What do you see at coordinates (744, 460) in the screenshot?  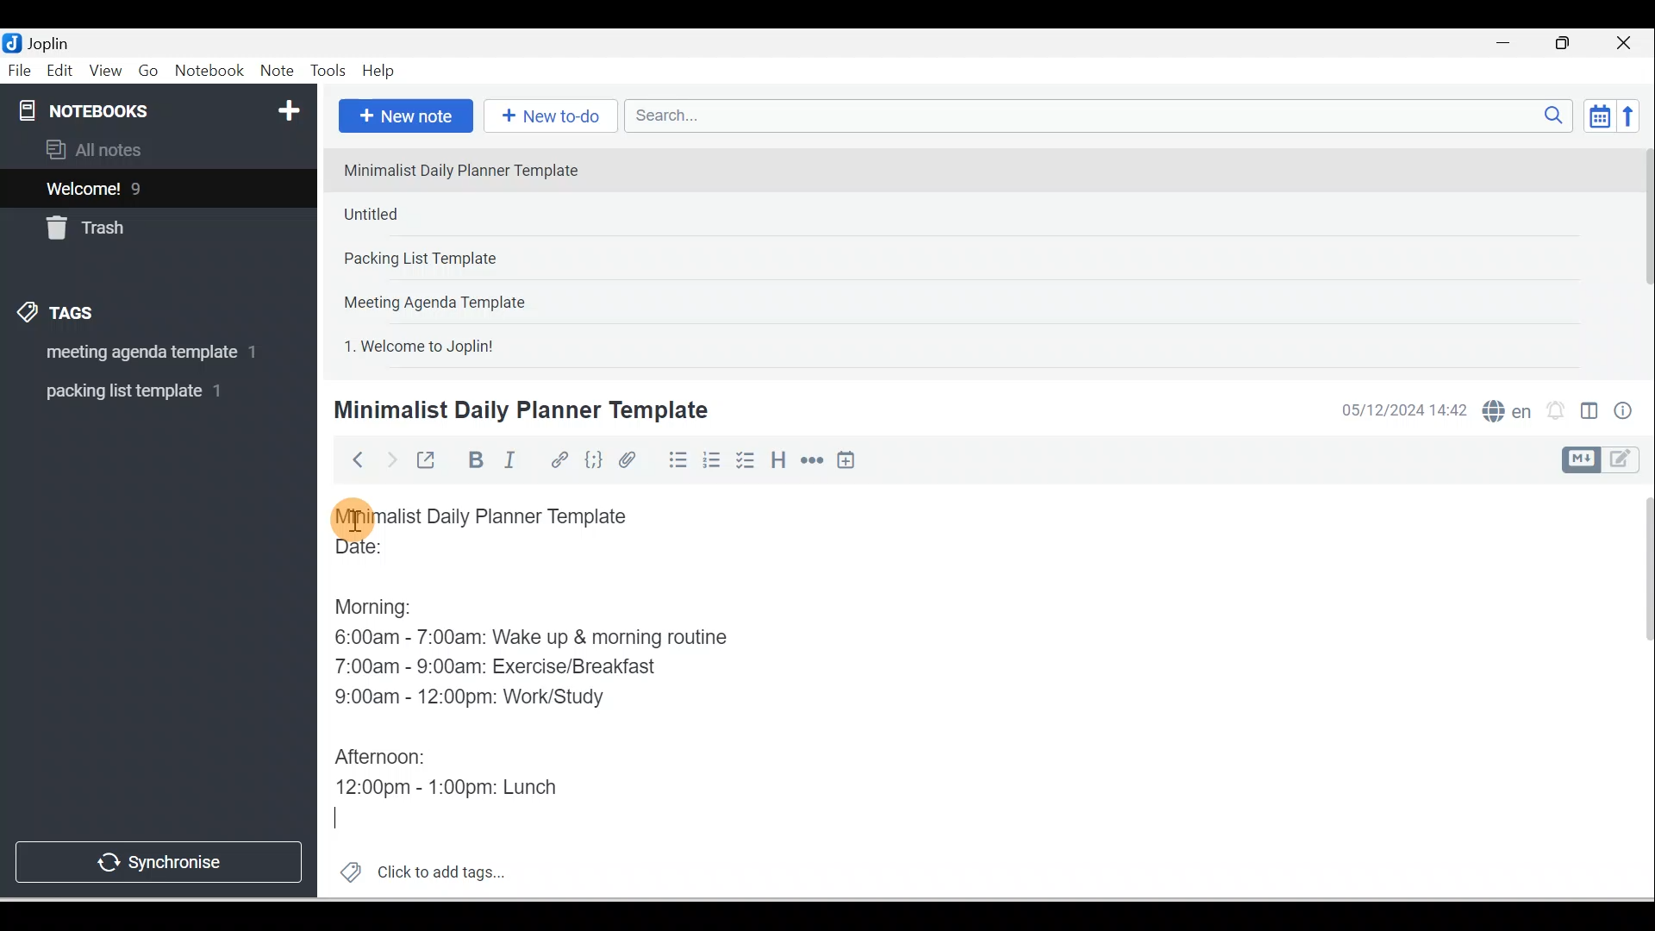 I see `Checkbox` at bounding box center [744, 460].